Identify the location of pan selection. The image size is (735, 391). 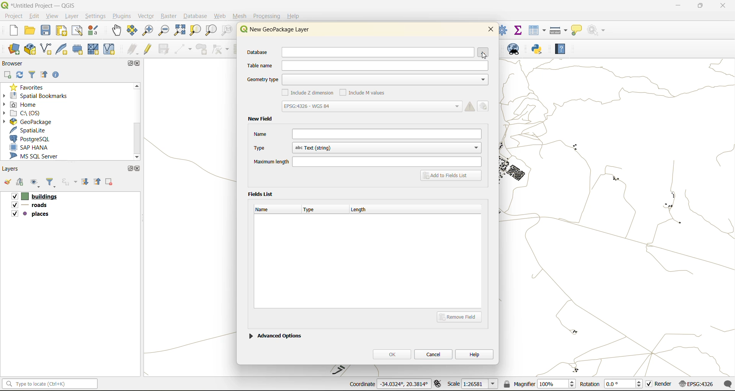
(132, 31).